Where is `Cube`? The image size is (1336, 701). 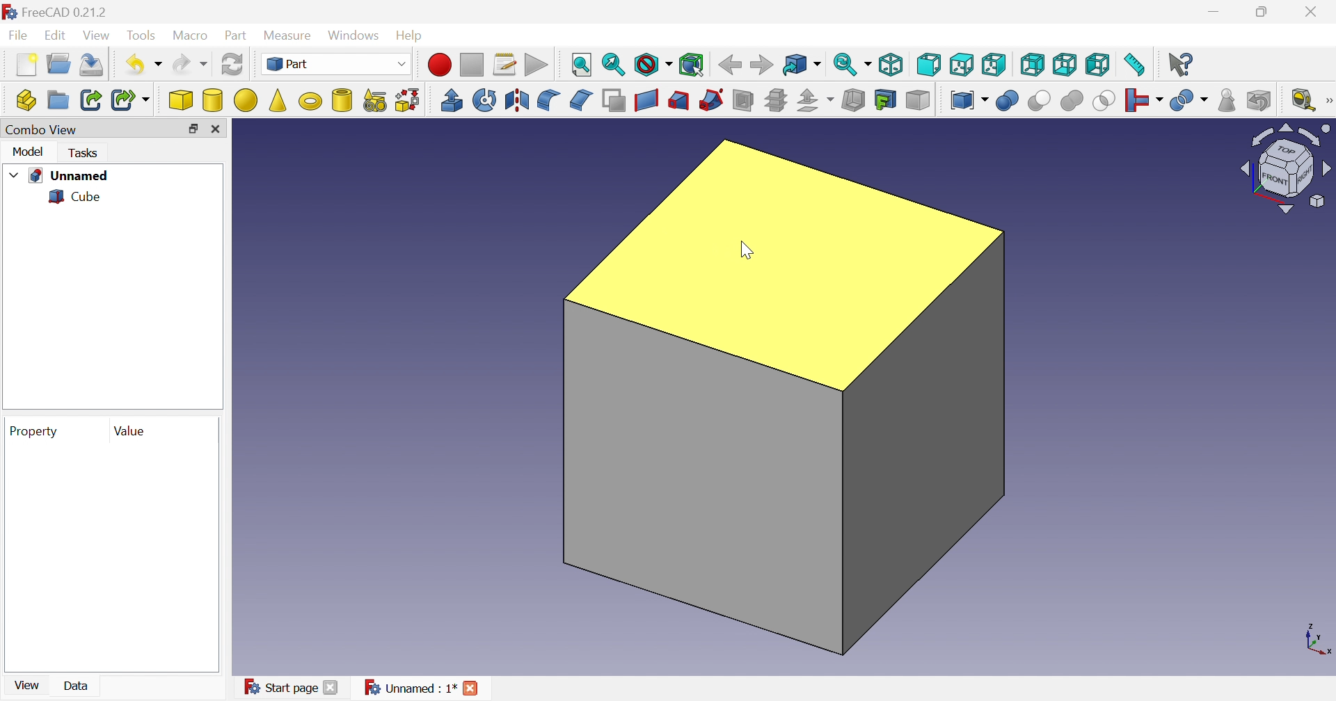 Cube is located at coordinates (76, 196).